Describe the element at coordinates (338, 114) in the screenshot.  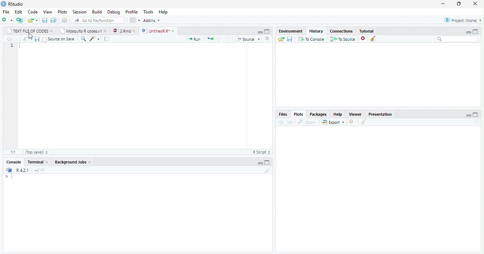
I see `help` at that location.